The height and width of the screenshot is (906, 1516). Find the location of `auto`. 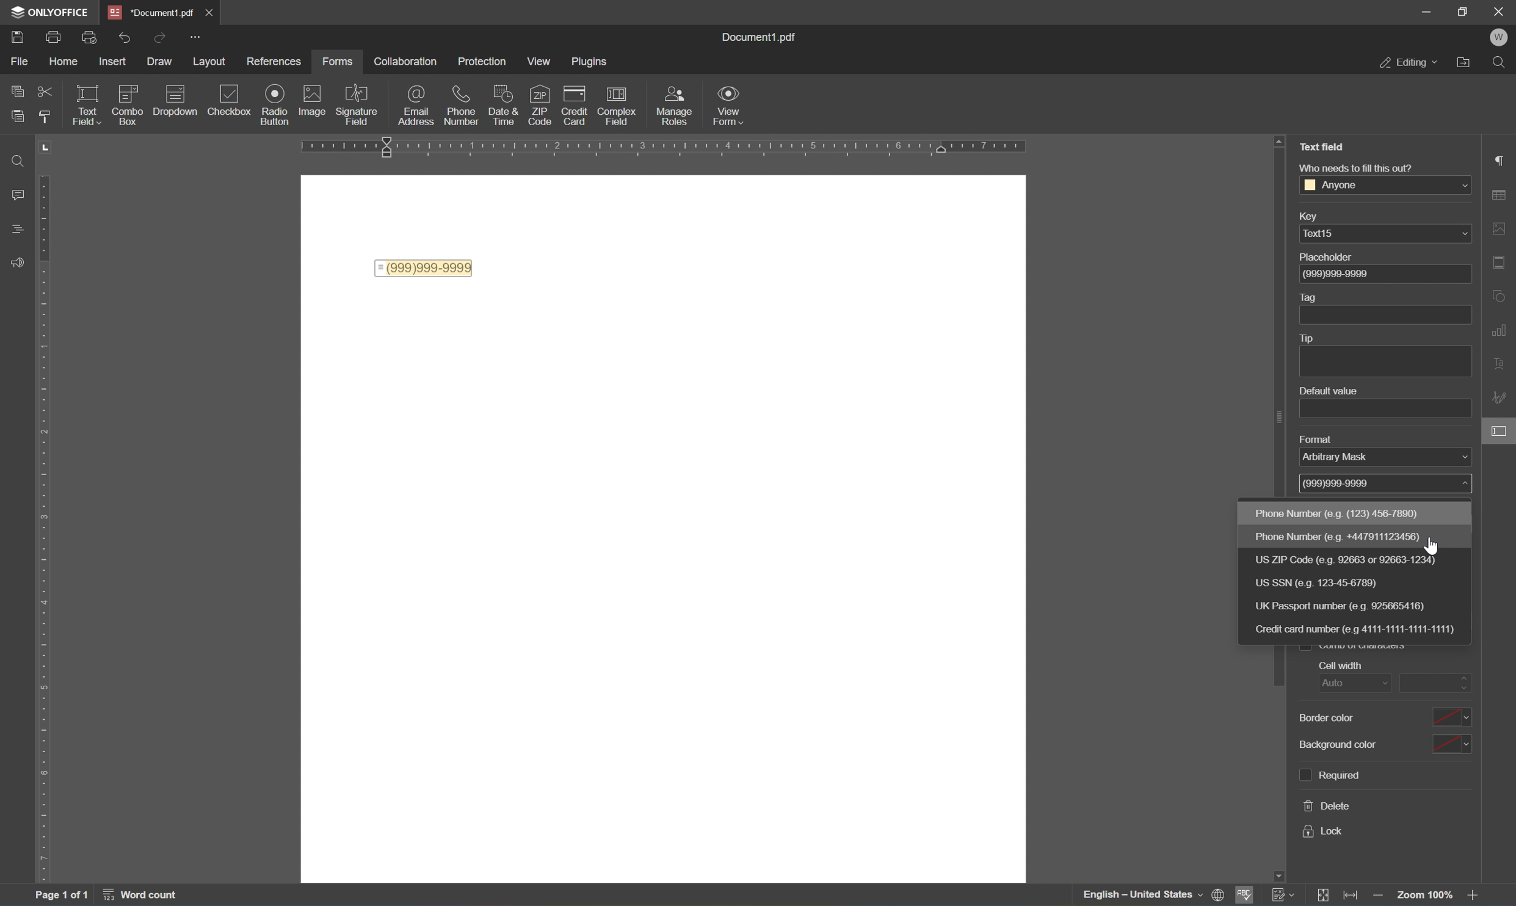

auto is located at coordinates (1344, 684).